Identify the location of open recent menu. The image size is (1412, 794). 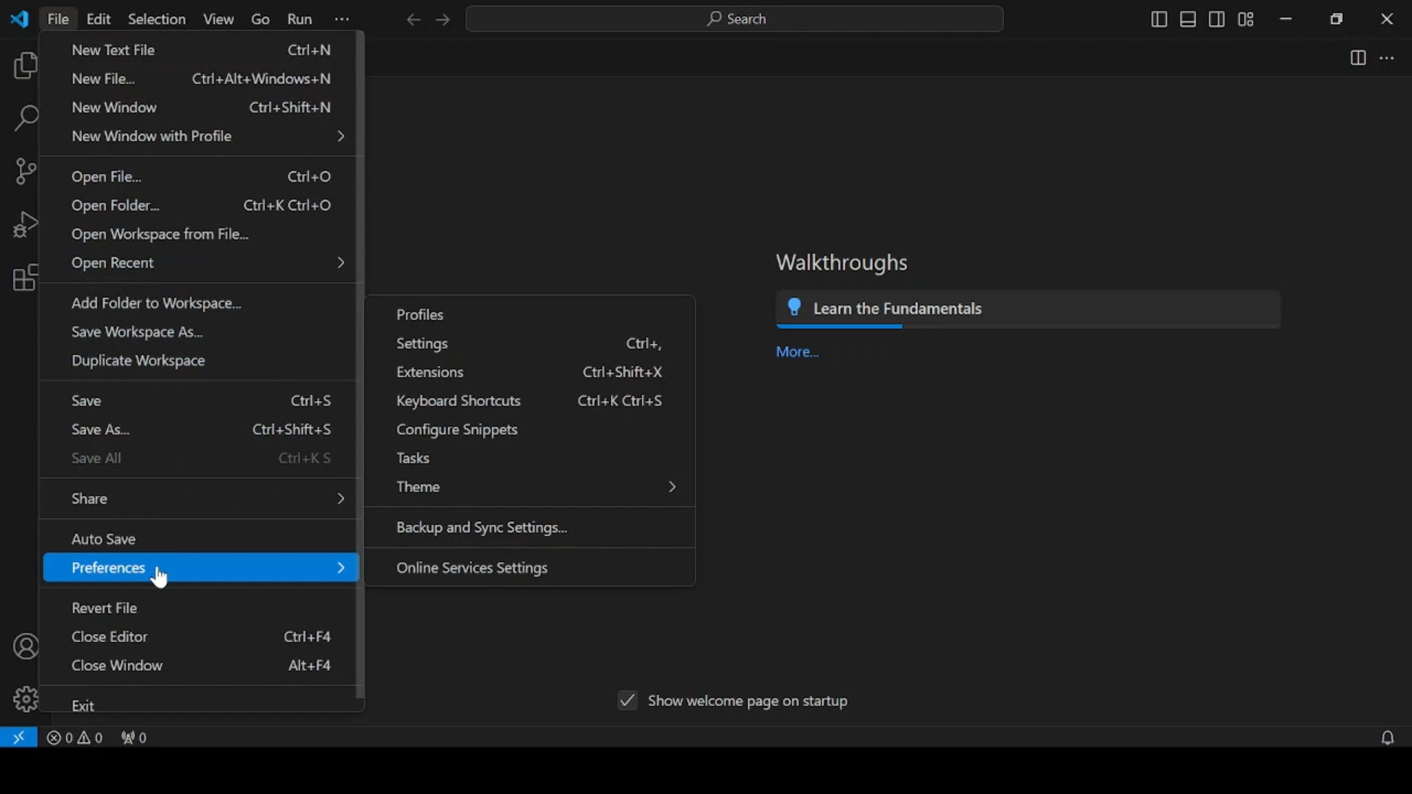
(208, 263).